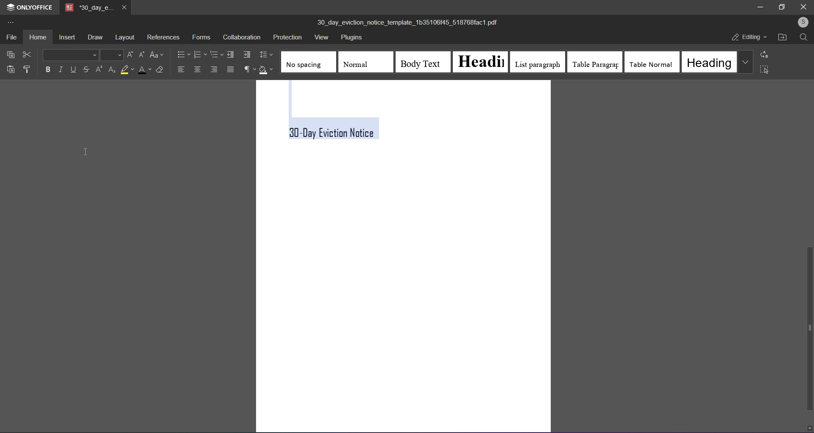 This screenshot has height=433, width=814. Describe the element at coordinates (28, 6) in the screenshot. I see `onlyoffice` at that location.